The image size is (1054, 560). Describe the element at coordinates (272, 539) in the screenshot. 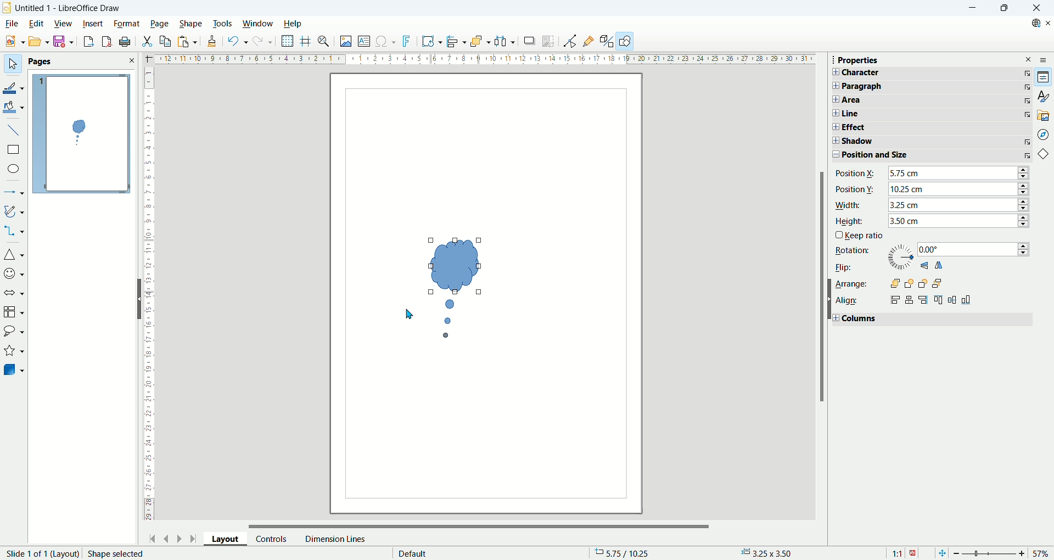

I see `control` at that location.